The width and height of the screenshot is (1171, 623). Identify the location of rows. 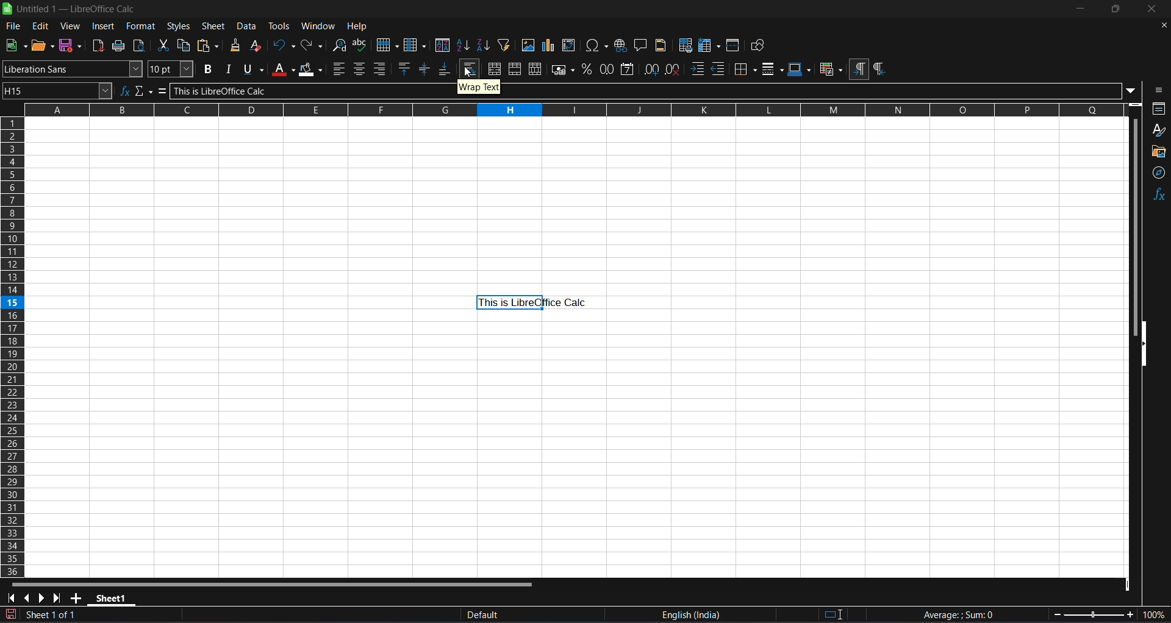
(559, 113).